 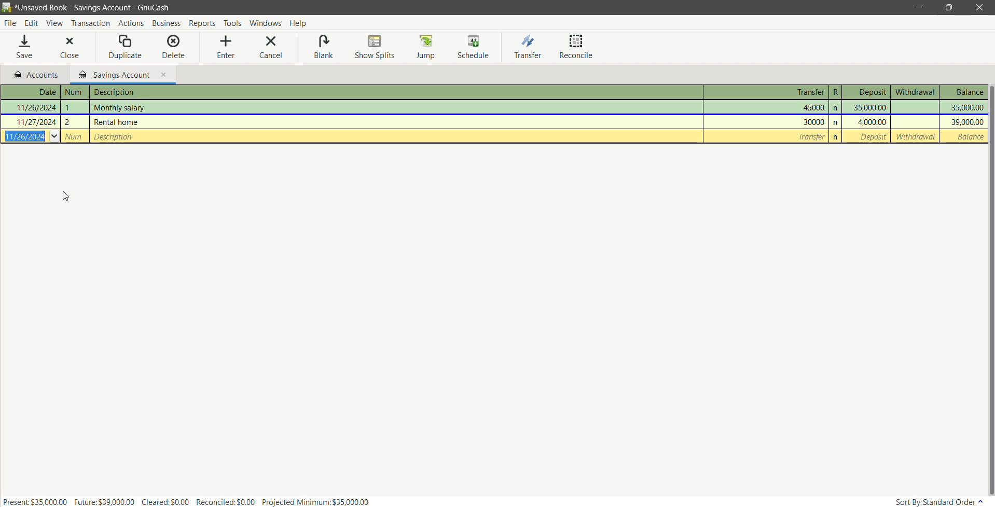 I want to click on Reconcile, so click(x=576, y=47).